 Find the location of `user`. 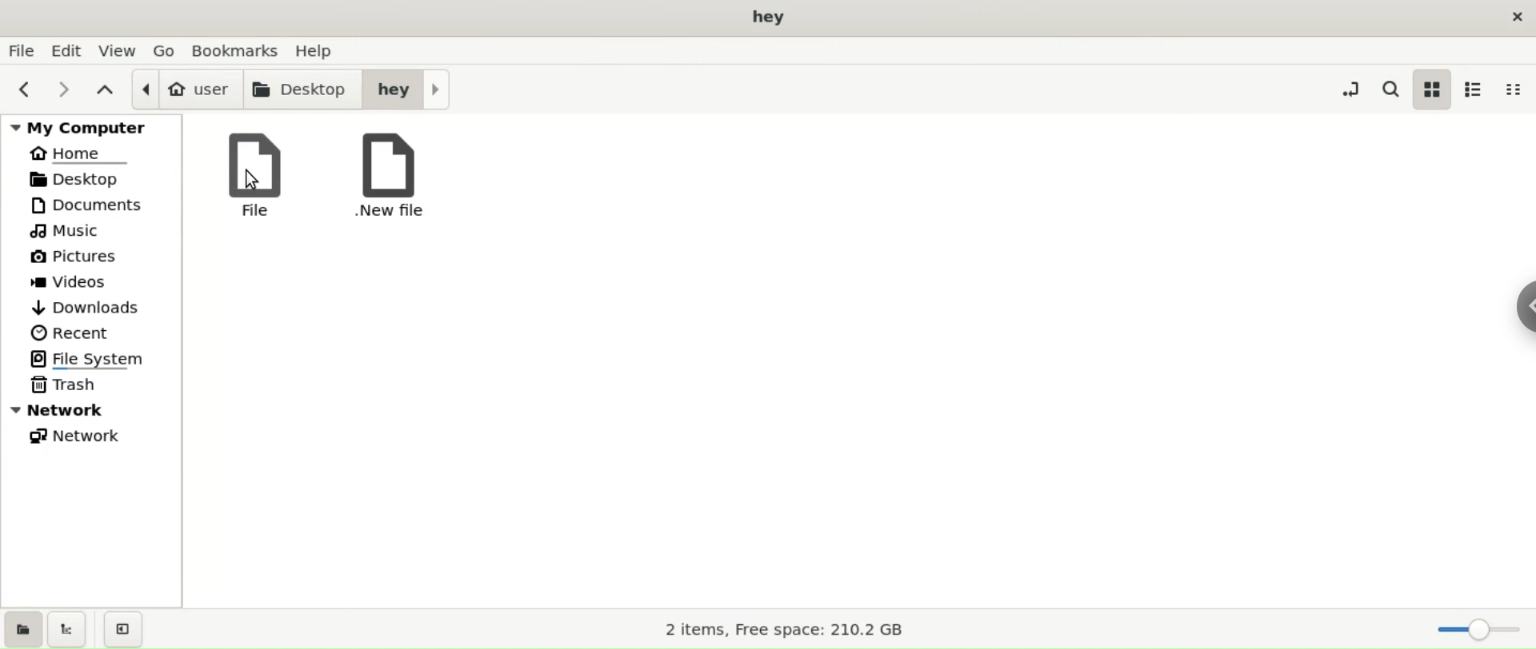

user is located at coordinates (185, 90).